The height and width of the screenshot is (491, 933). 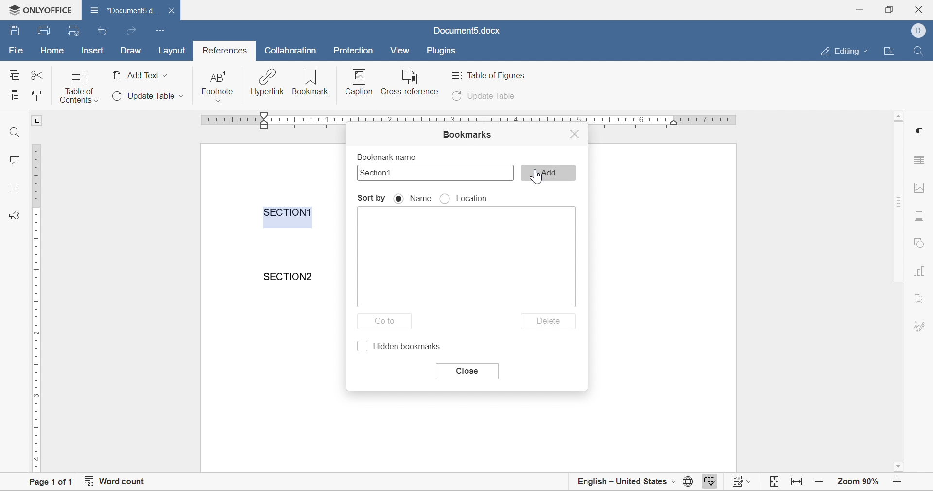 I want to click on ruler, so click(x=35, y=307).